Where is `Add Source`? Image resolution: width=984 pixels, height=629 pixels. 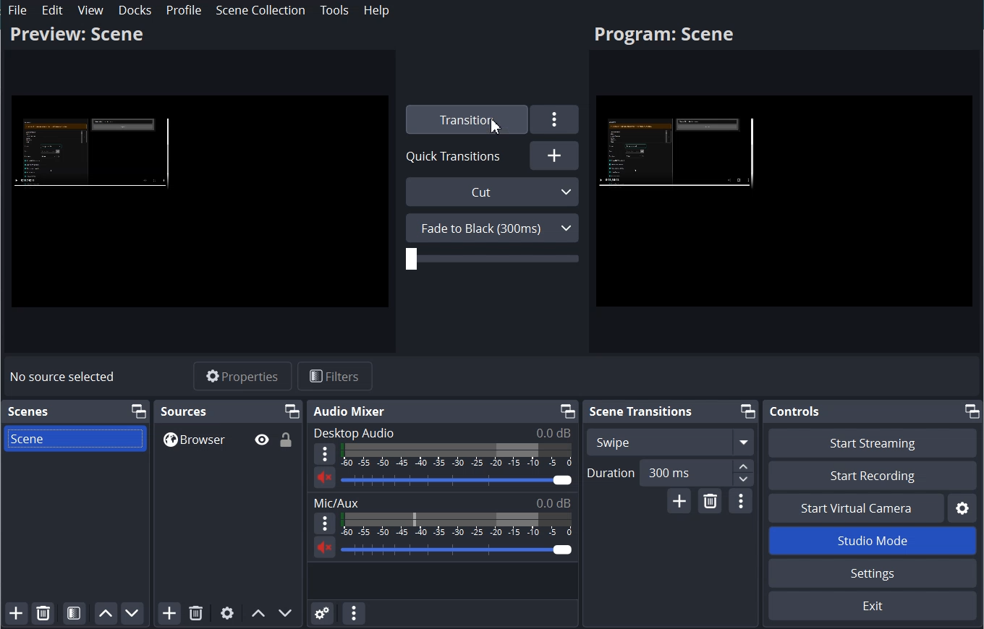 Add Source is located at coordinates (169, 613).